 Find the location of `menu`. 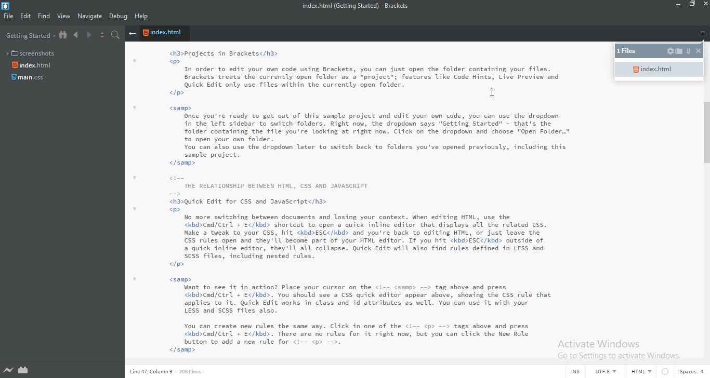

menu is located at coordinates (703, 34).